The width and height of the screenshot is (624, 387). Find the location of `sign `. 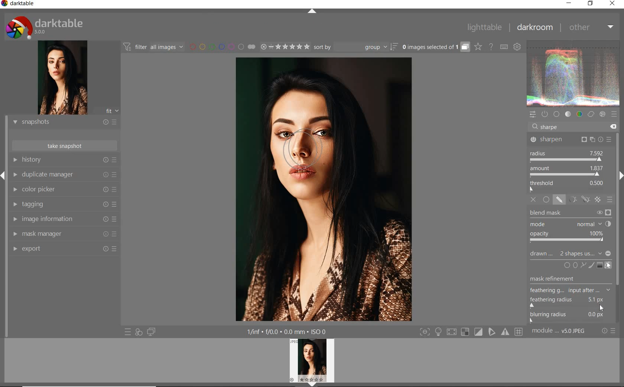

sign  is located at coordinates (479, 332).